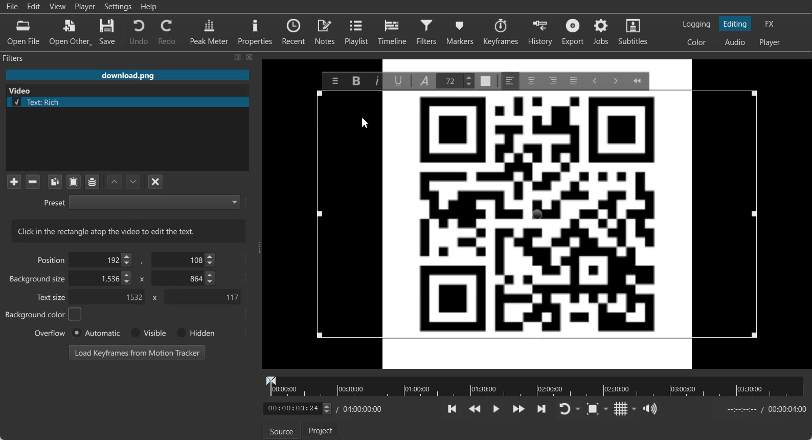 This screenshot has height=440, width=812. What do you see at coordinates (735, 24) in the screenshot?
I see `Switching to the Editing layout` at bounding box center [735, 24].